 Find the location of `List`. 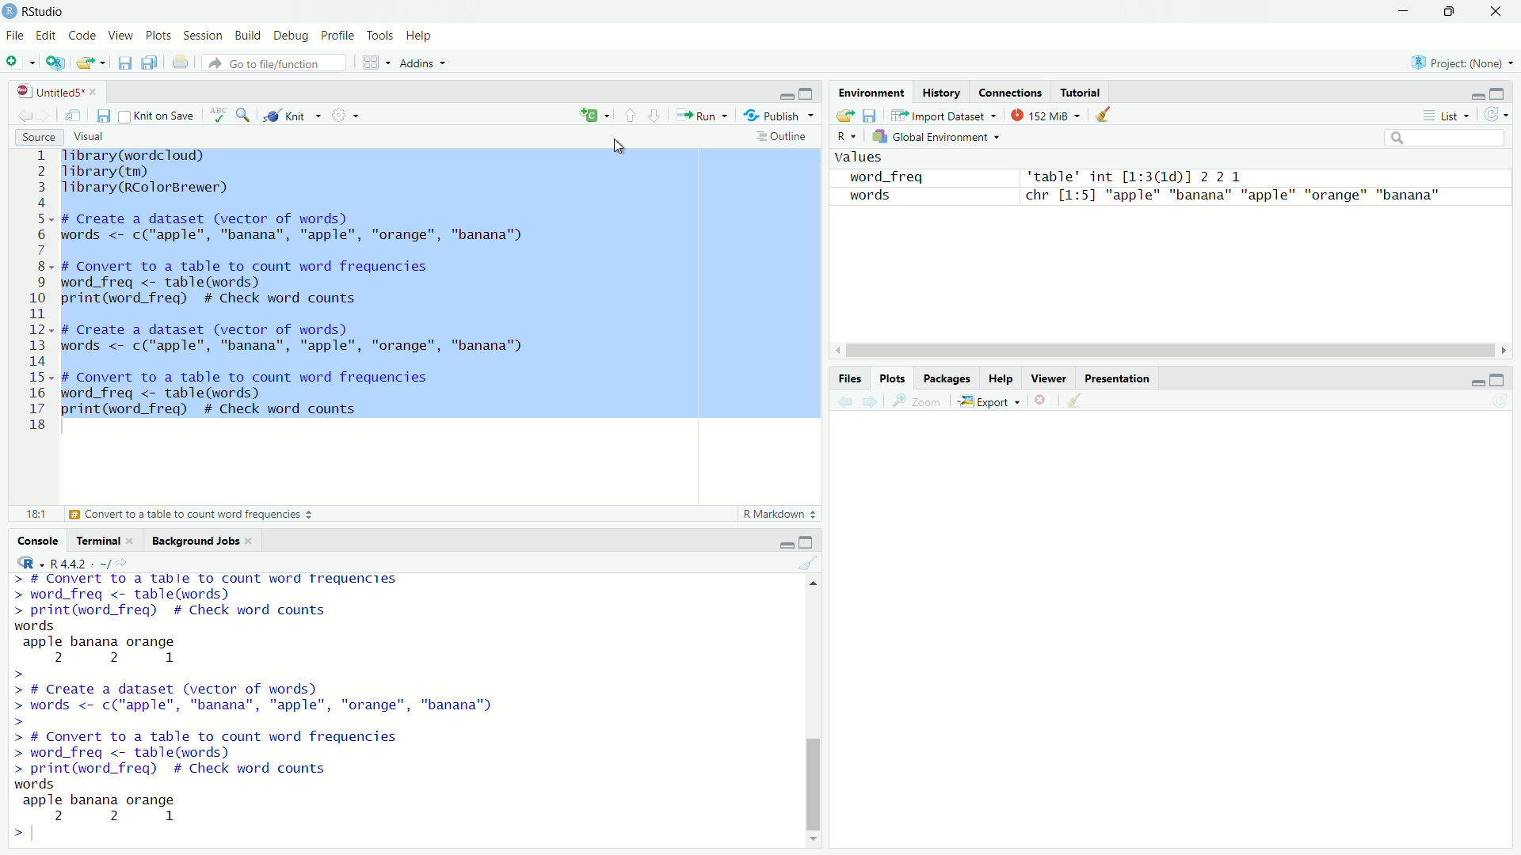

List is located at coordinates (1448, 116).